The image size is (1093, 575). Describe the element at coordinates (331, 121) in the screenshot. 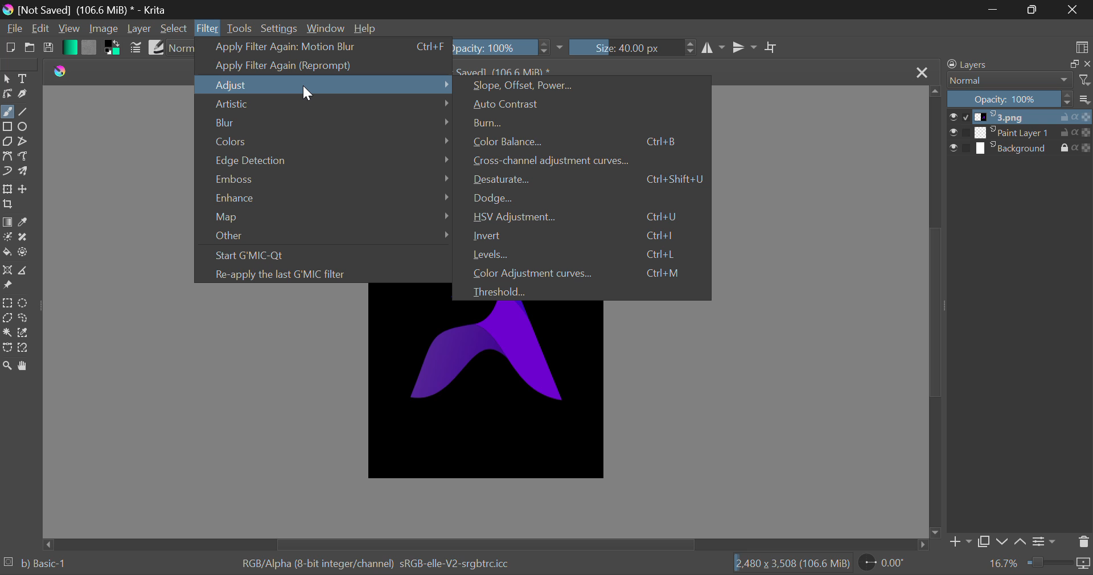

I see `Blur` at that location.